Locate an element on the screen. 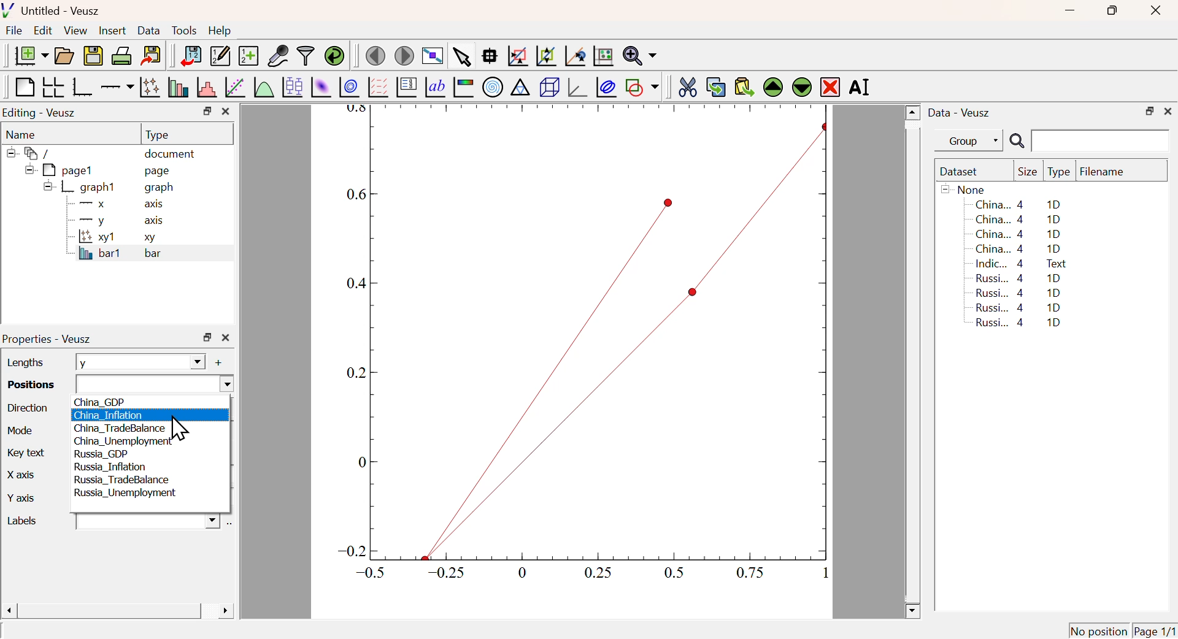 The image size is (1178, 639). X axis is located at coordinates (116, 204).